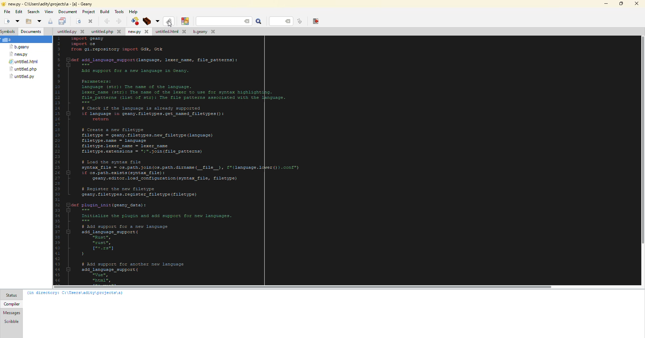  What do you see at coordinates (69, 32) in the screenshot?
I see `file` at bounding box center [69, 32].